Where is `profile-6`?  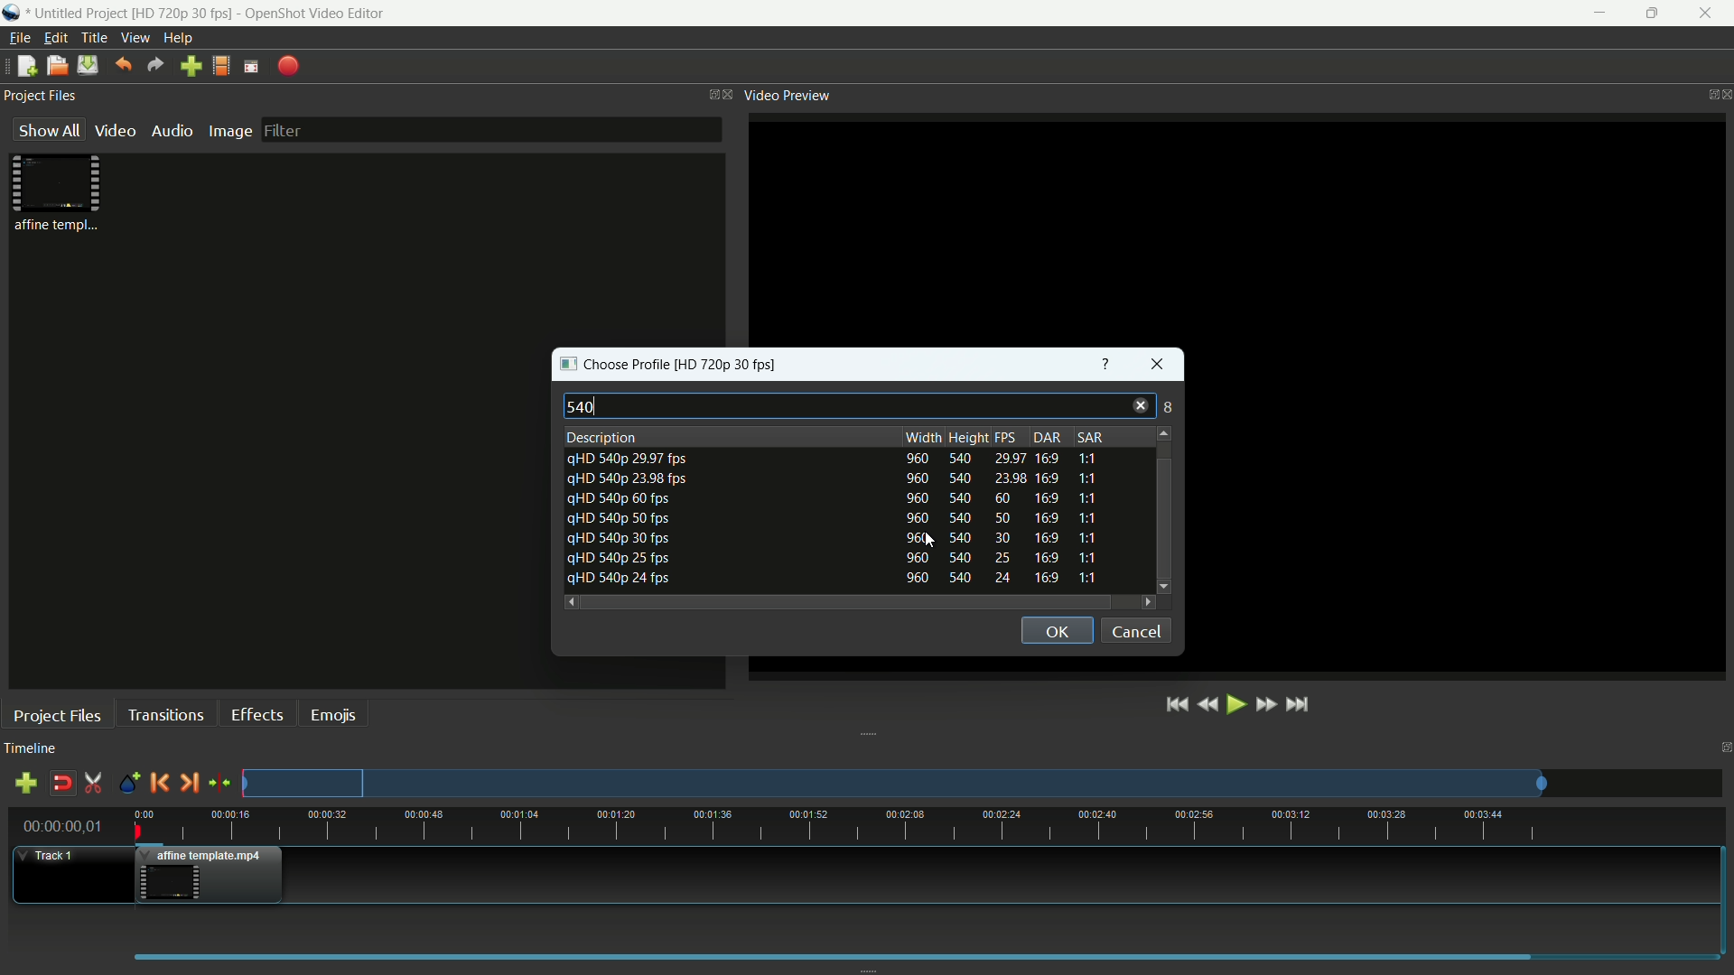 profile-6 is located at coordinates (837, 559).